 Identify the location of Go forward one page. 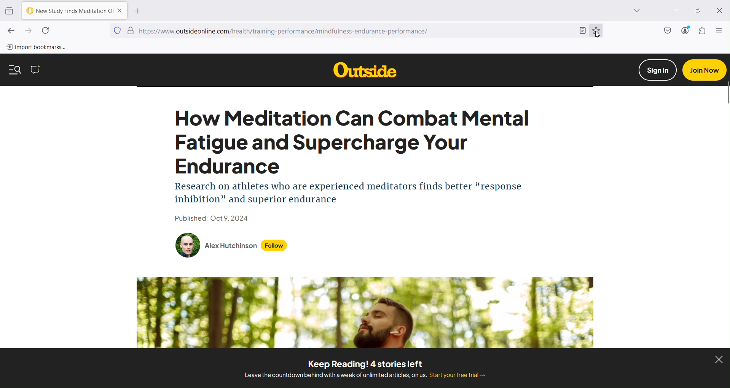
(29, 31).